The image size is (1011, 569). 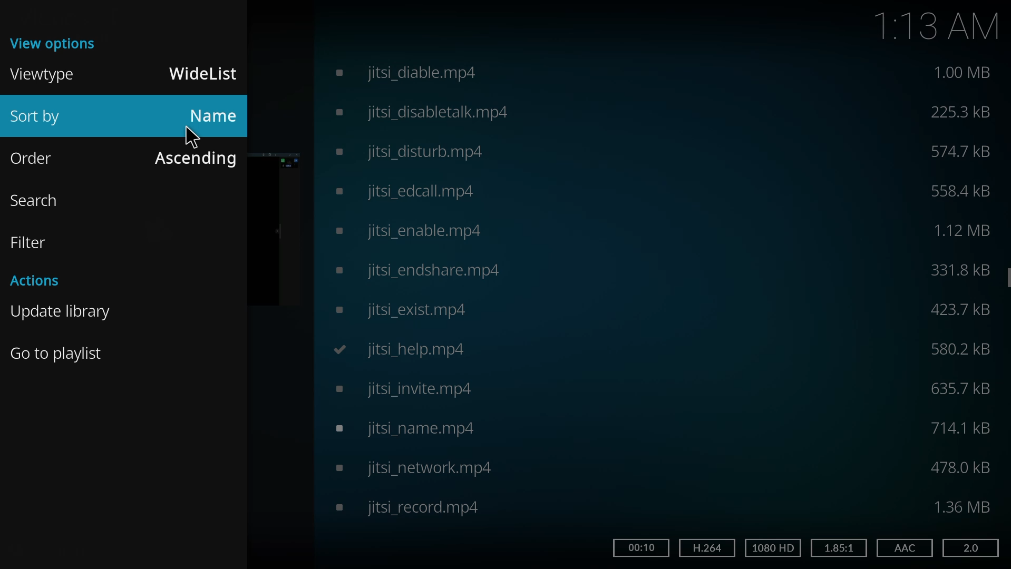 I want to click on widelist, so click(x=204, y=74).